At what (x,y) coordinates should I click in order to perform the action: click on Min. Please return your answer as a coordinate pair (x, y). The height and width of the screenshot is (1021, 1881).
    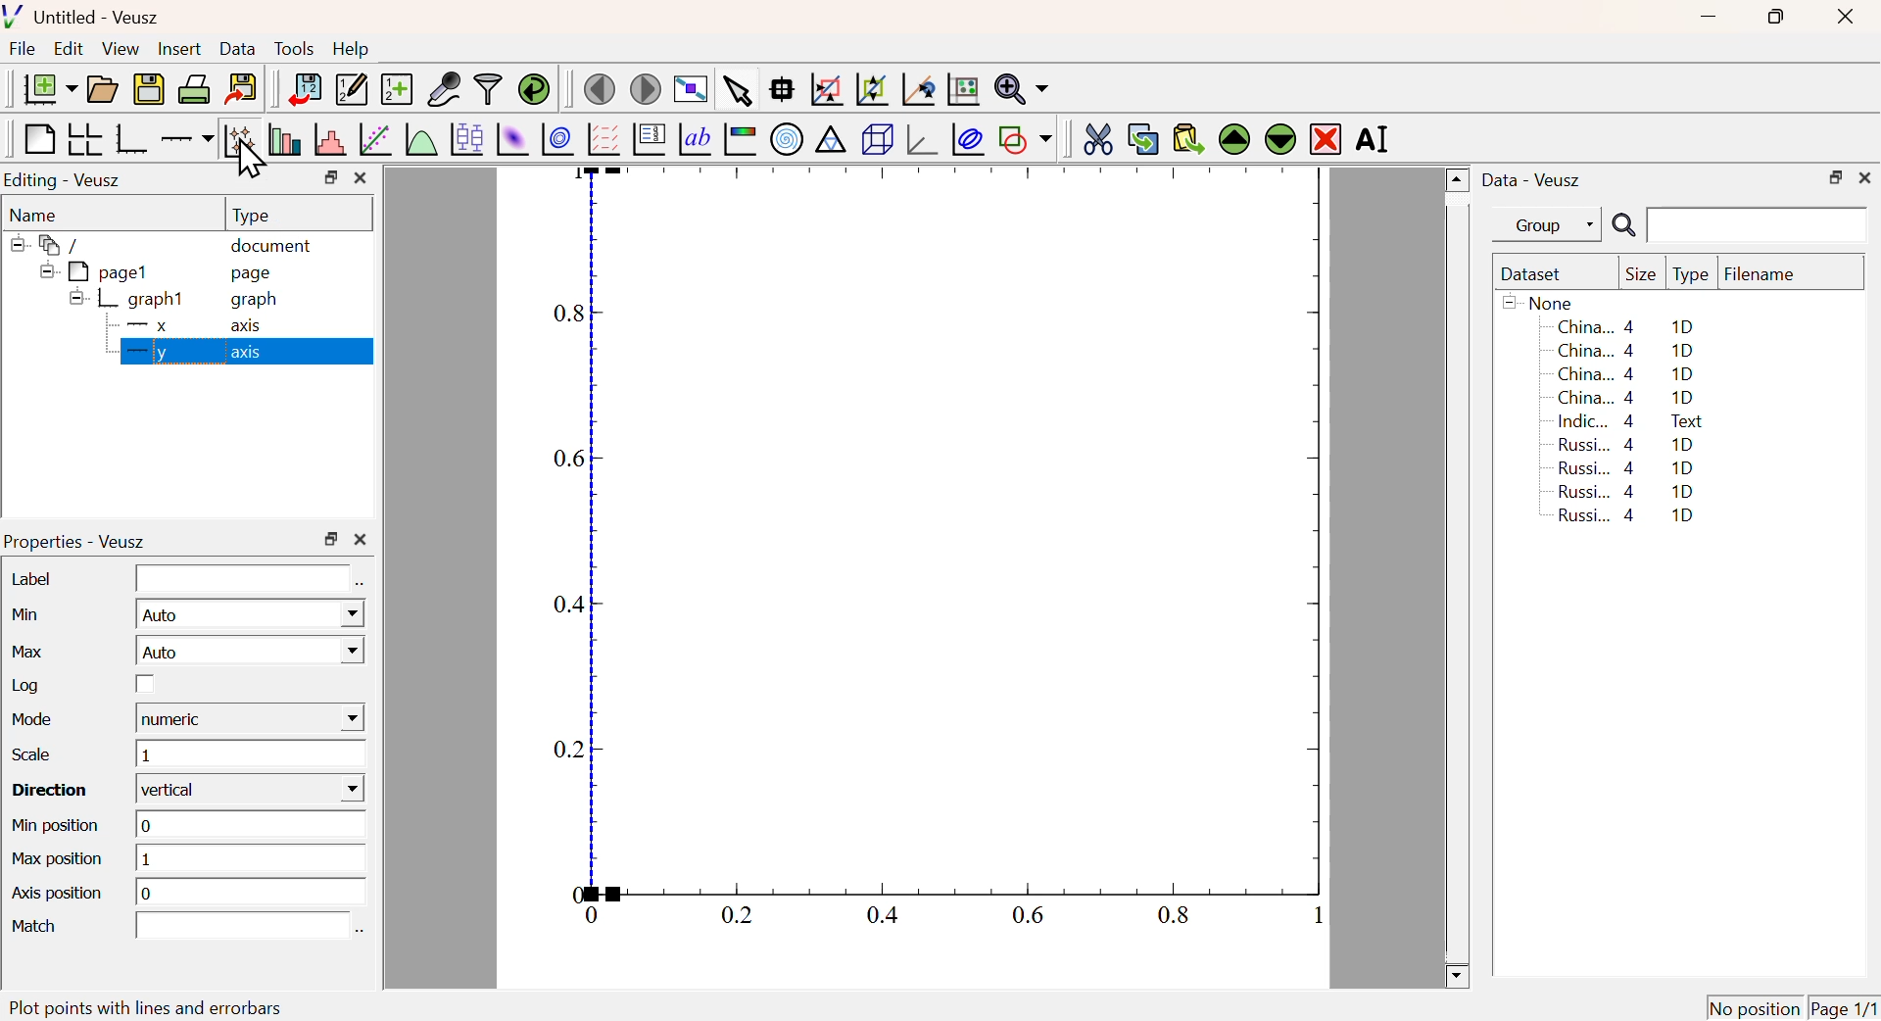
    Looking at the image, I should click on (32, 614).